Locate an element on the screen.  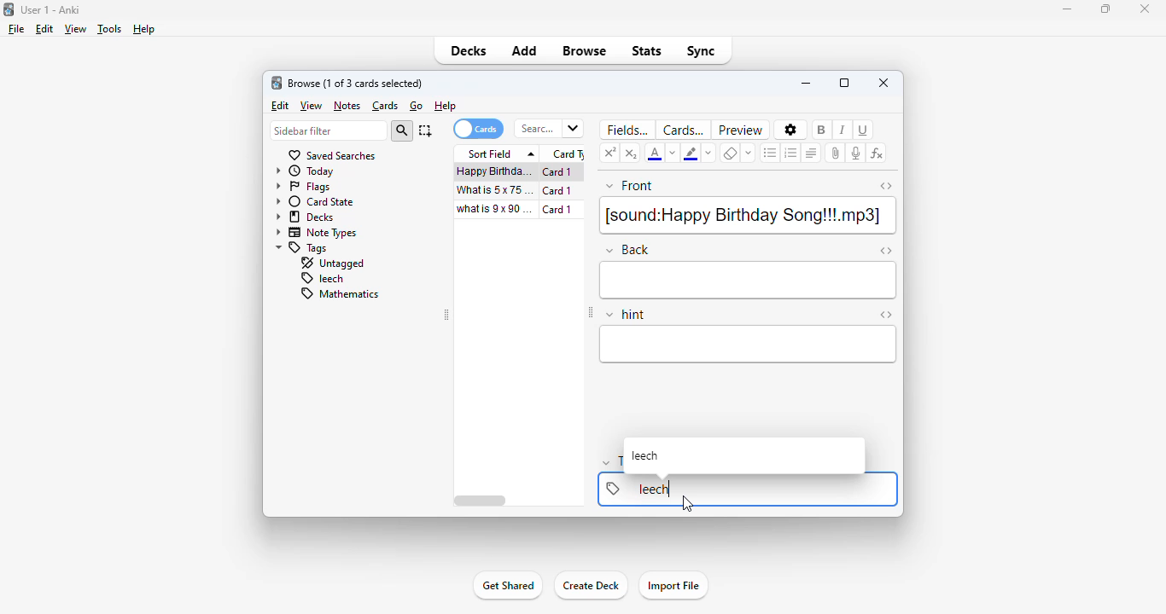
toggle HTML editor is located at coordinates (885, 315).